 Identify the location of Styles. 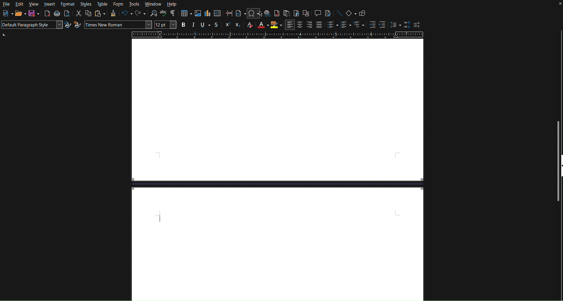
(86, 4).